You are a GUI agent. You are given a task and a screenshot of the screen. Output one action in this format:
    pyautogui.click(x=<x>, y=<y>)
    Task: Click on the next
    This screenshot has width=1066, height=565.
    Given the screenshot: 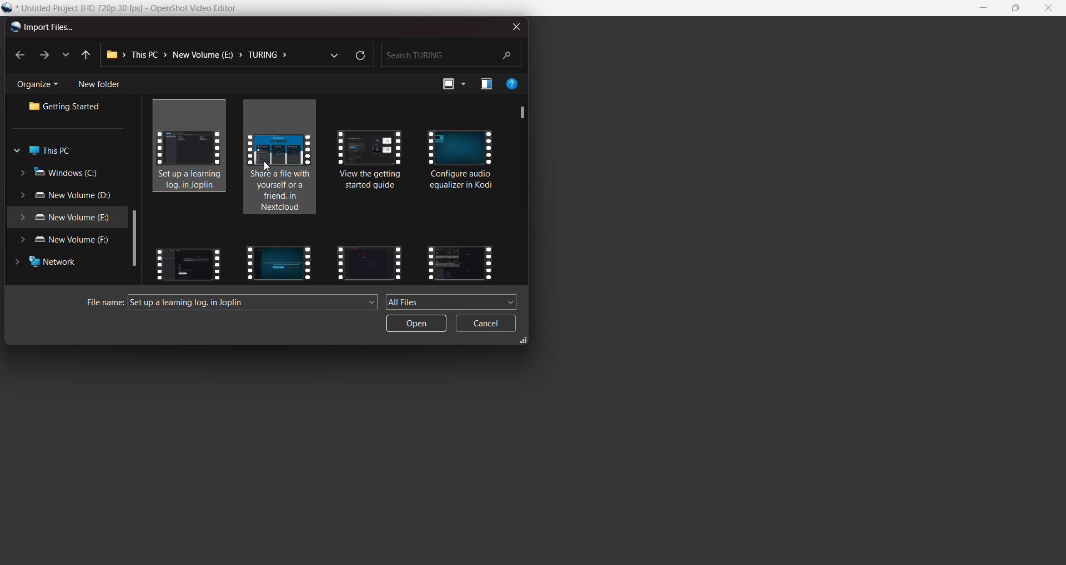 What is the action you would take?
    pyautogui.click(x=43, y=55)
    